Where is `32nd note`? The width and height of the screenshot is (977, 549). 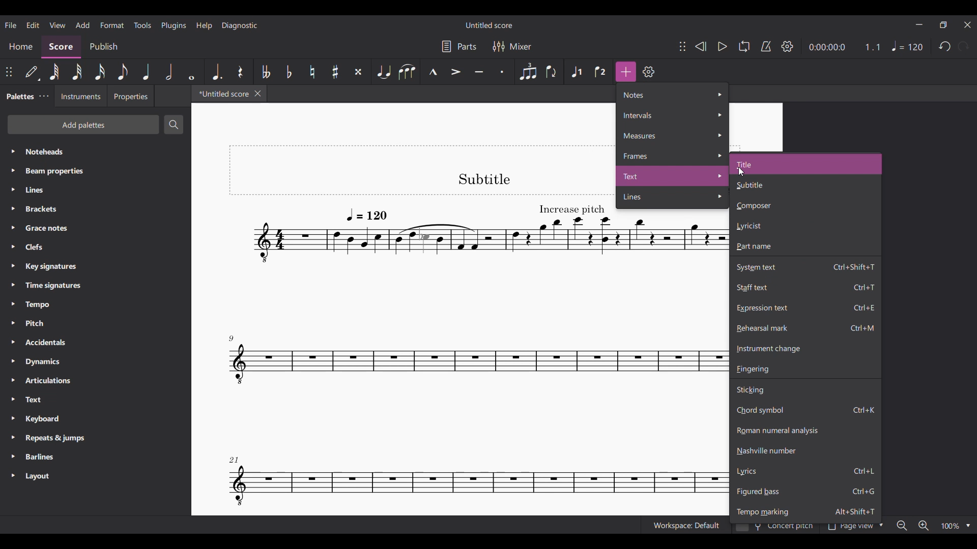 32nd note is located at coordinates (77, 72).